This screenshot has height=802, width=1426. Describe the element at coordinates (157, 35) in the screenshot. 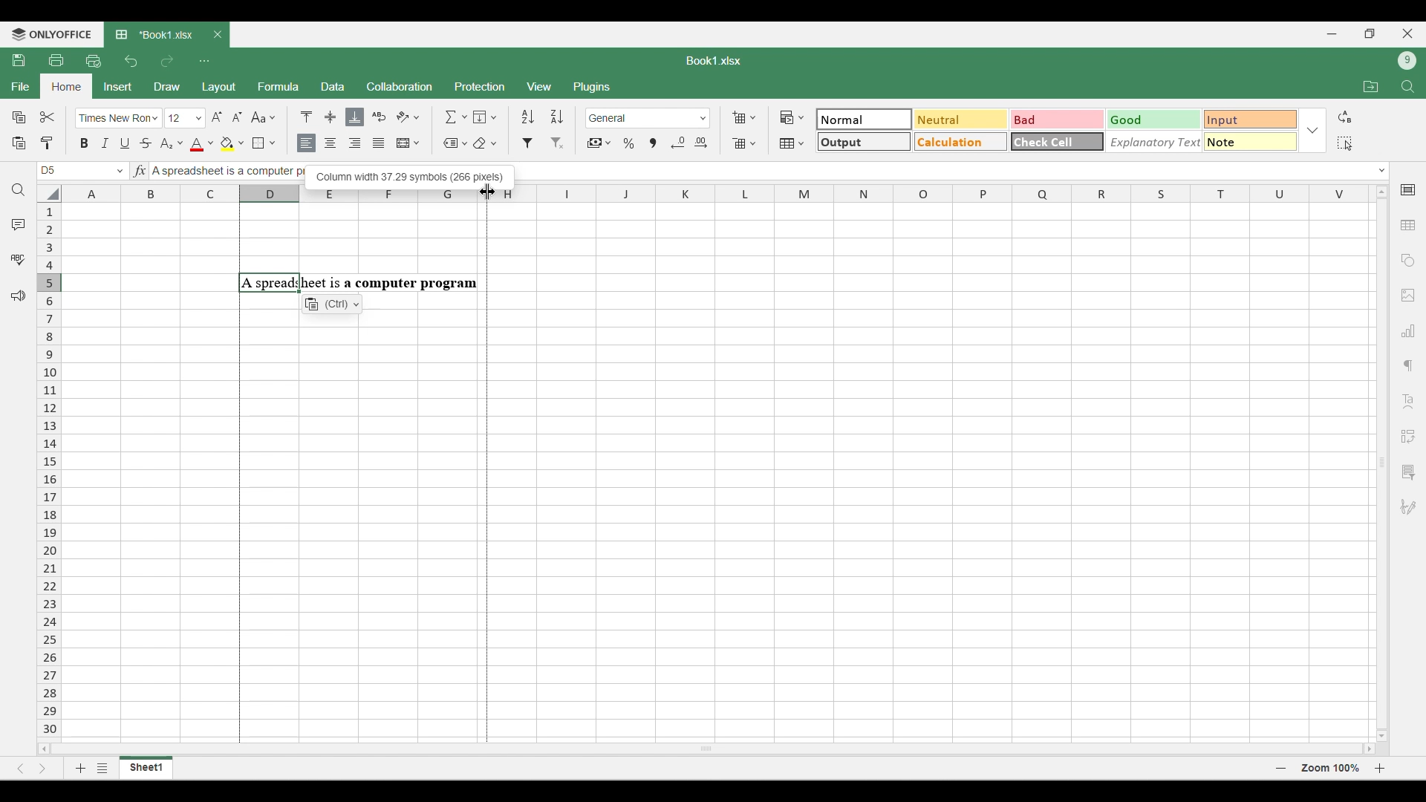

I see `Current sheet` at that location.